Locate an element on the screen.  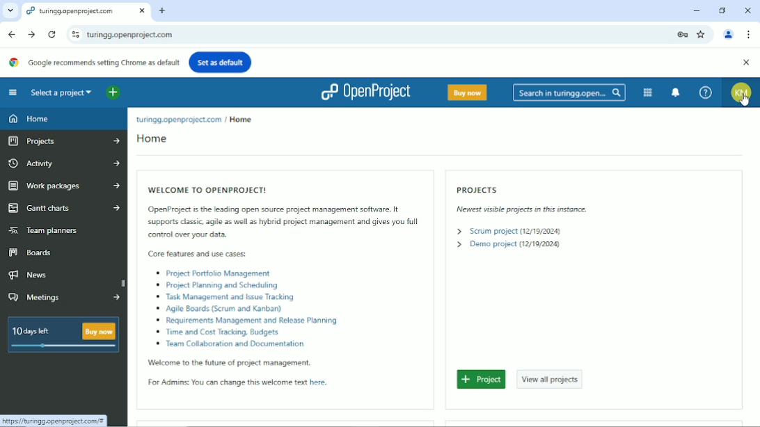
Collapse project menu is located at coordinates (13, 92).